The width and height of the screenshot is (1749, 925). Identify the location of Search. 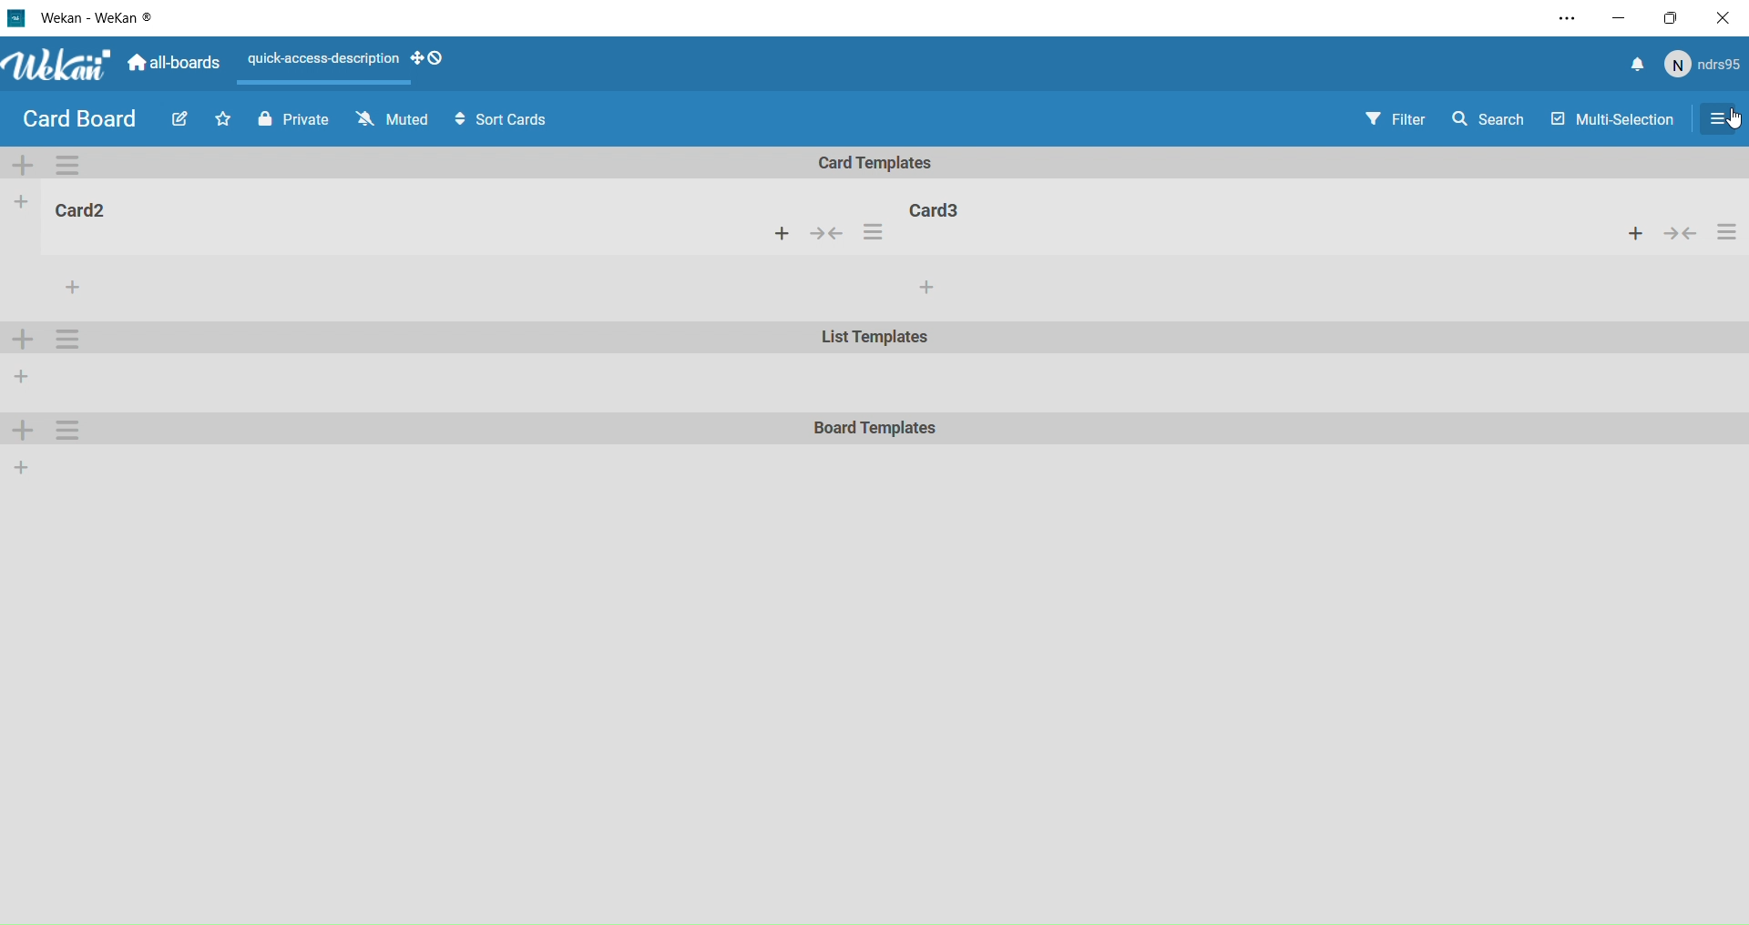
(1495, 117).